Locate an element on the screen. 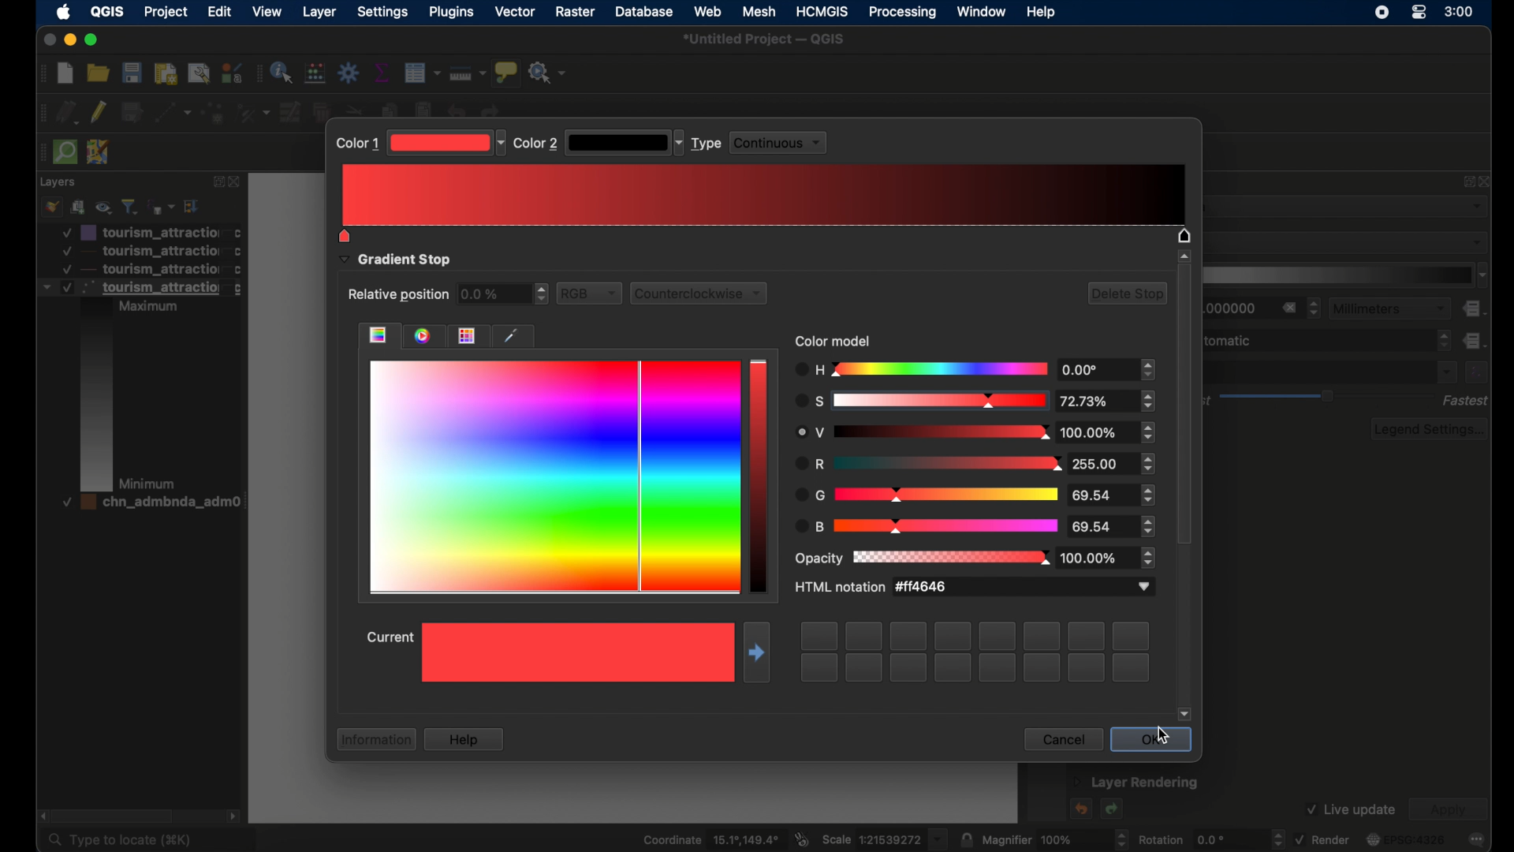 This screenshot has height=852, width=1514. manage map theme is located at coordinates (104, 207).